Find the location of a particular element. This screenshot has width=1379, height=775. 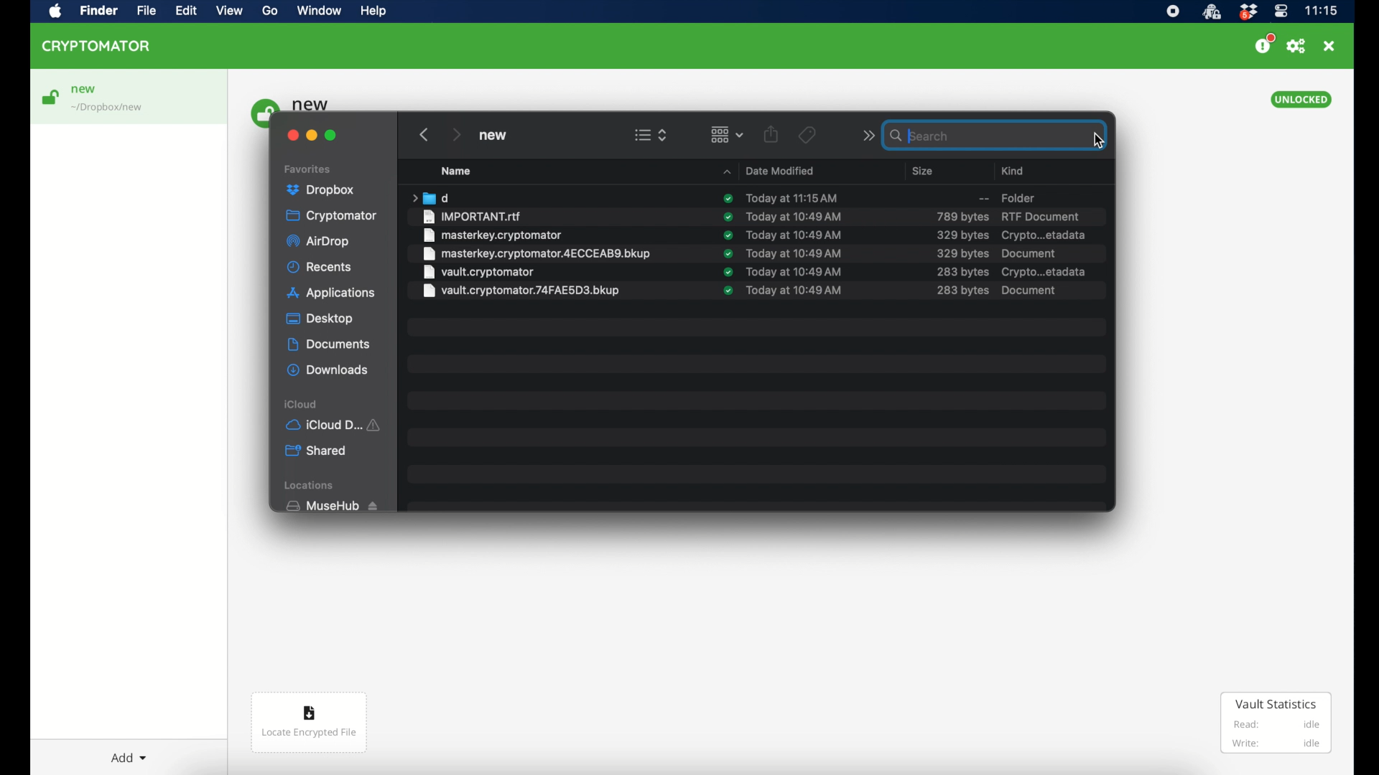

documents is located at coordinates (329, 344).